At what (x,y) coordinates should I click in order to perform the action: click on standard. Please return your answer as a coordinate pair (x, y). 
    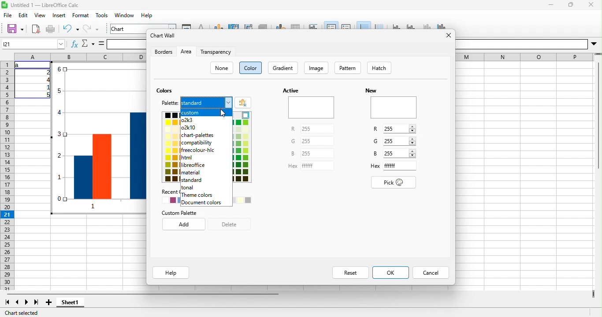
    Looking at the image, I should click on (206, 180).